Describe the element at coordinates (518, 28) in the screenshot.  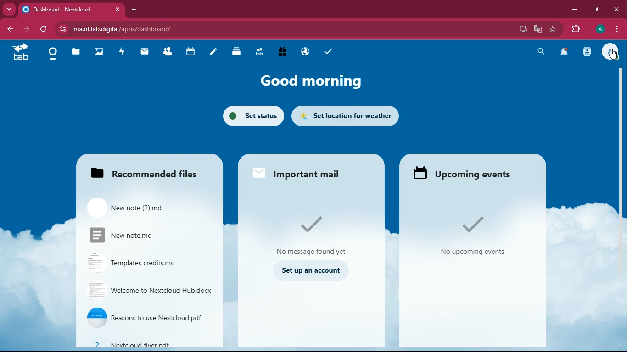
I see `desktop` at that location.